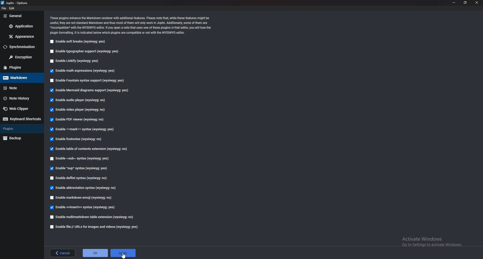 The height and width of the screenshot is (259, 483). What do you see at coordinates (83, 198) in the screenshot?
I see `enable Markdown Emoji` at bounding box center [83, 198].